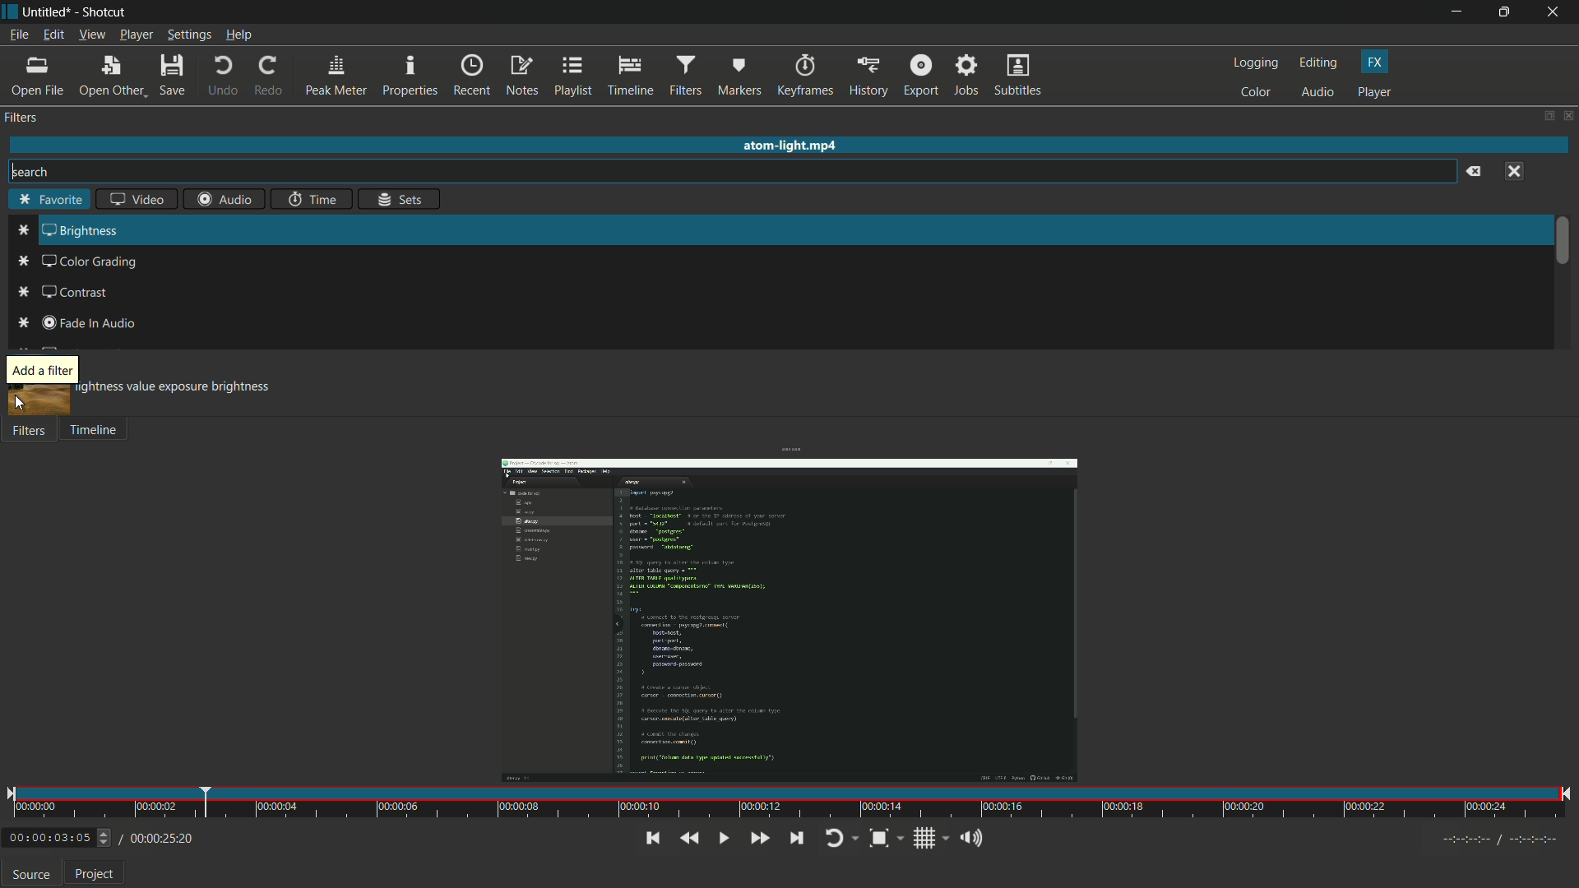 The height and width of the screenshot is (888, 1579). What do you see at coordinates (1555, 12) in the screenshot?
I see `close app` at bounding box center [1555, 12].